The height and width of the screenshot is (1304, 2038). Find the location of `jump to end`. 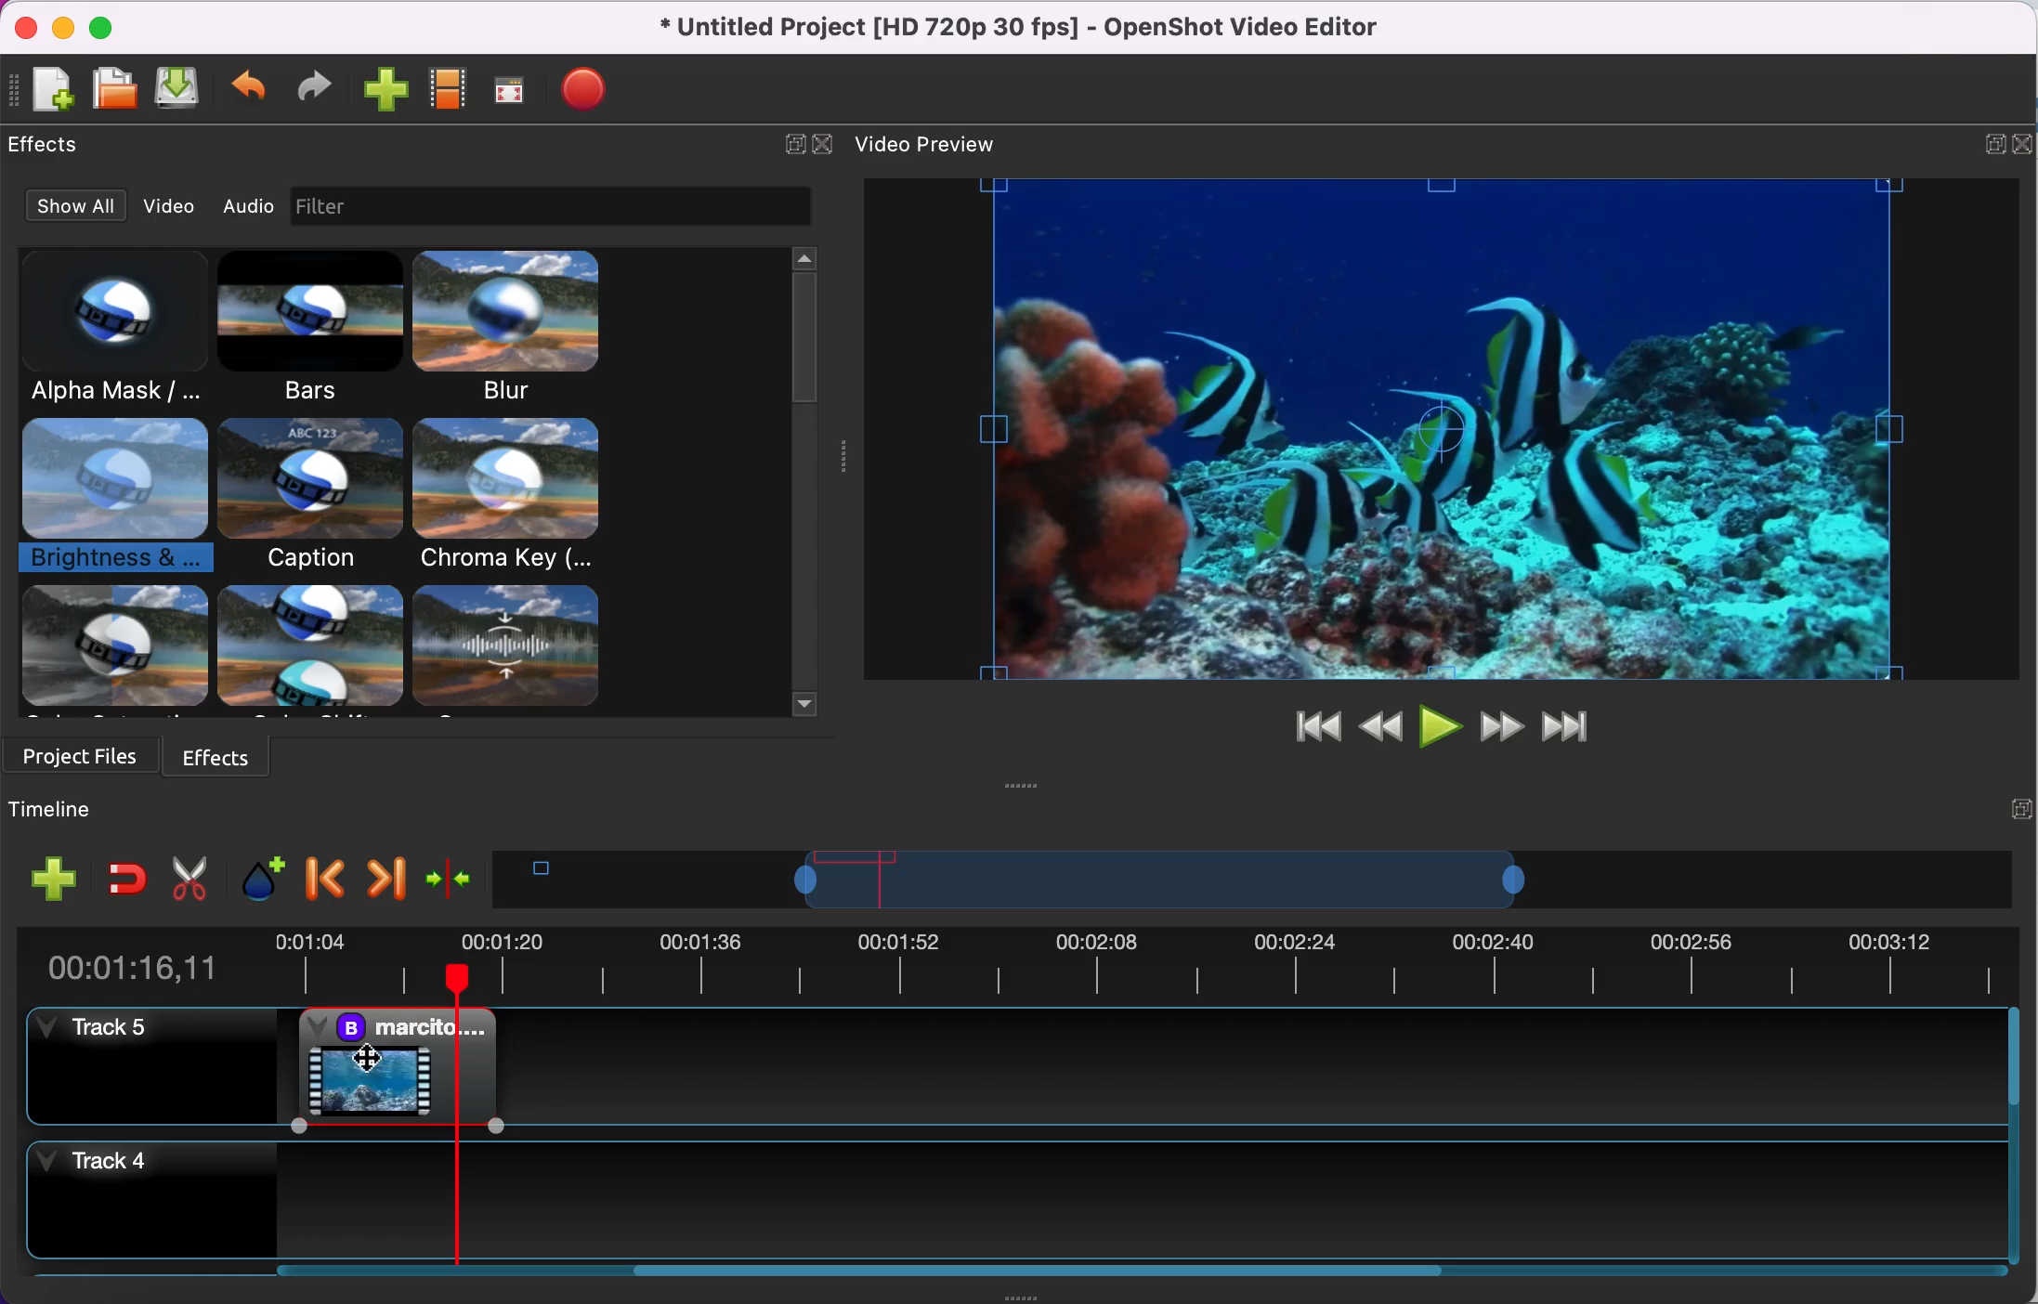

jump to end is located at coordinates (1568, 727).